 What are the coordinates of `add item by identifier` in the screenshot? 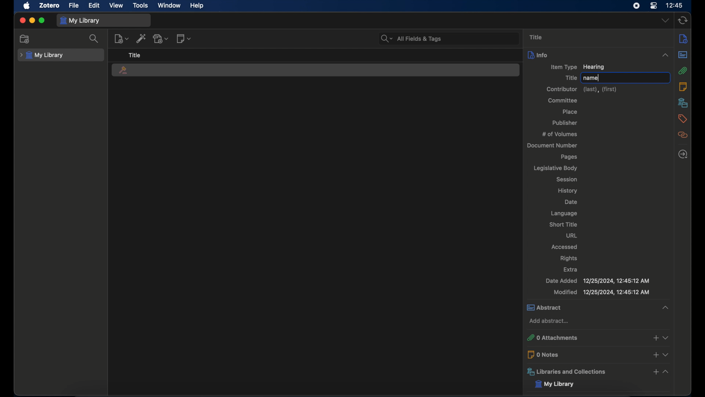 It's located at (141, 38).